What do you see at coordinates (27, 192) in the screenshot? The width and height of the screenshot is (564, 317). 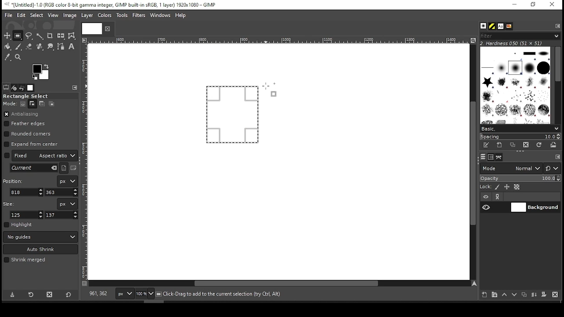 I see `x` at bounding box center [27, 192].